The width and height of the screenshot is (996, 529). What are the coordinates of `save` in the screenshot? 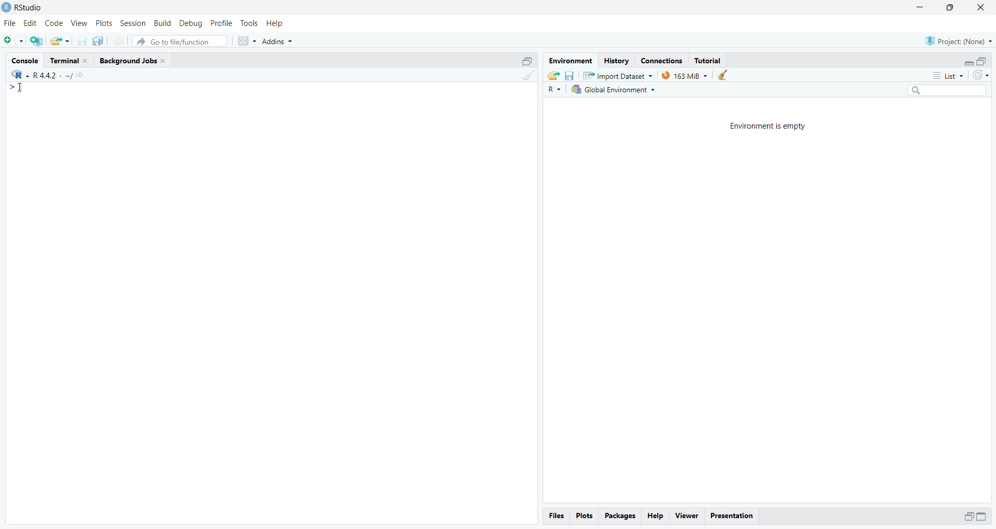 It's located at (82, 41).